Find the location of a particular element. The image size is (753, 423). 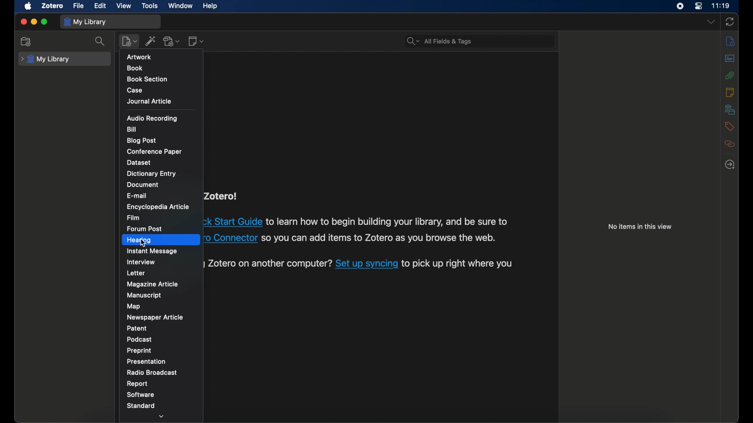

notes is located at coordinates (729, 92).